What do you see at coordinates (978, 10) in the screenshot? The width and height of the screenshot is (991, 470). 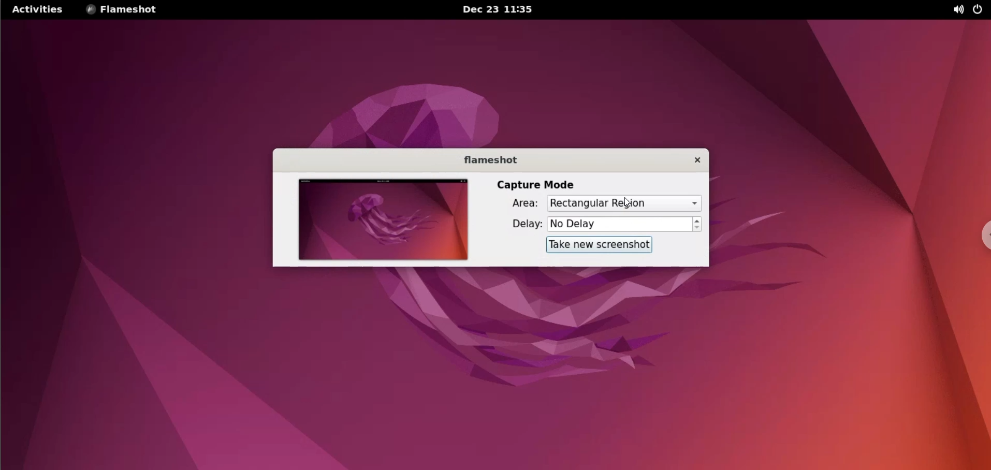 I see `power options` at bounding box center [978, 10].